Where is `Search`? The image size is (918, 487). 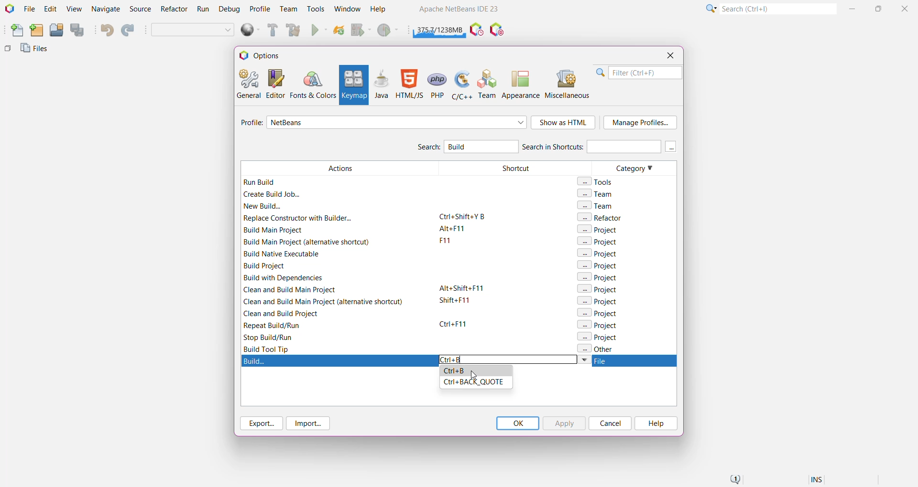
Search is located at coordinates (777, 8).